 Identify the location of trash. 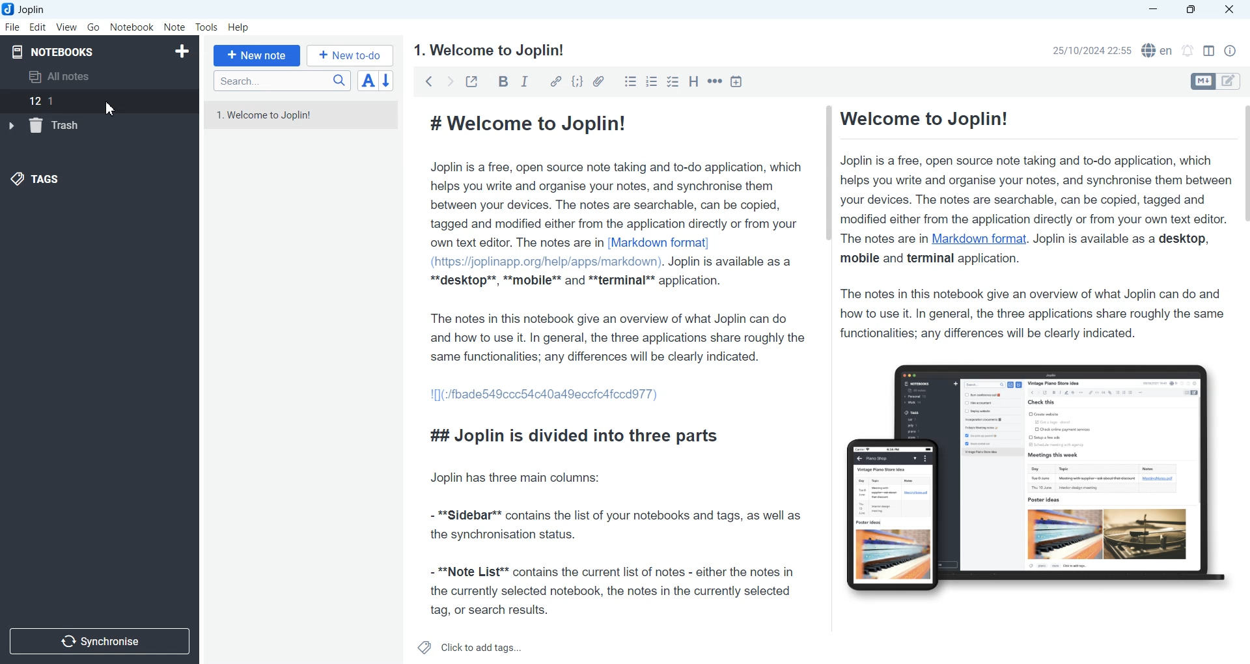
(46, 130).